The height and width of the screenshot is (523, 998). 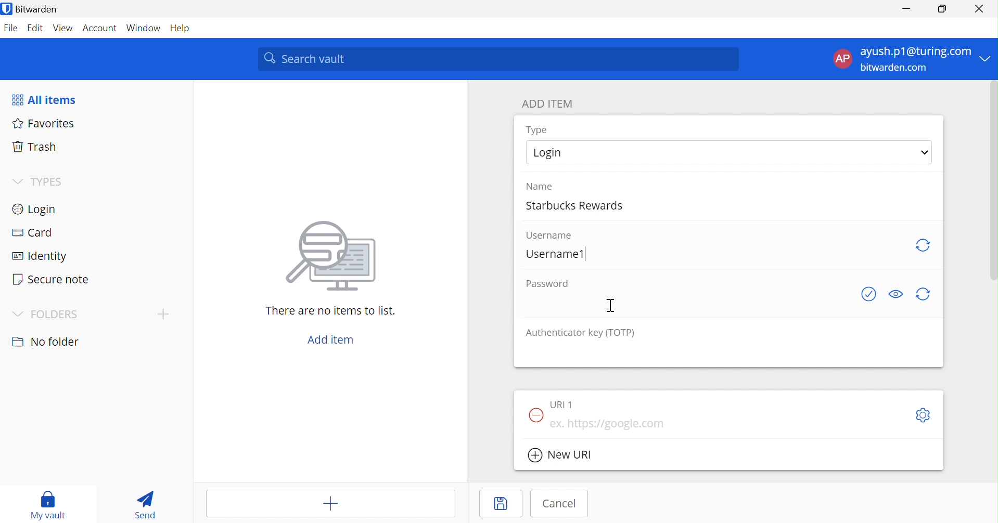 What do you see at coordinates (578, 204) in the screenshot?
I see `Starbucks Rewards` at bounding box center [578, 204].